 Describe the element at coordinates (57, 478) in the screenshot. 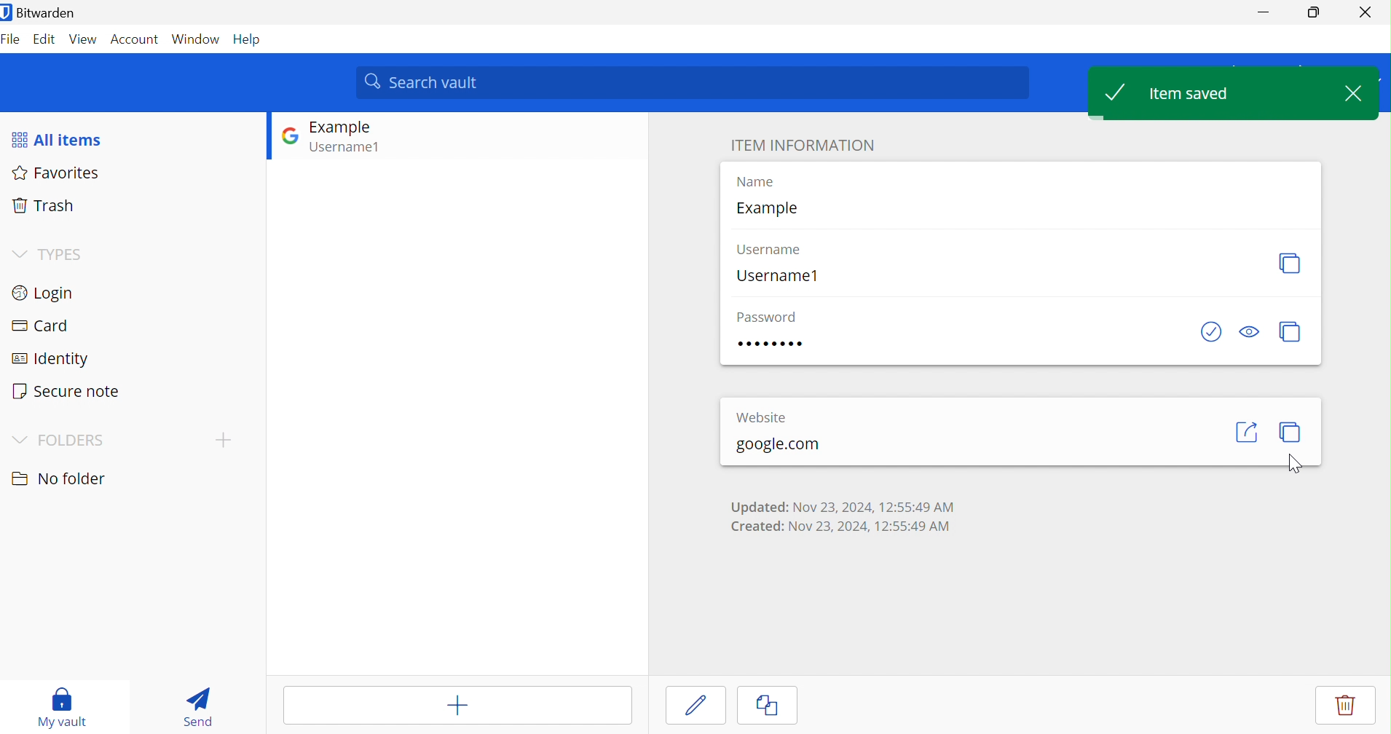

I see `No folder` at that location.